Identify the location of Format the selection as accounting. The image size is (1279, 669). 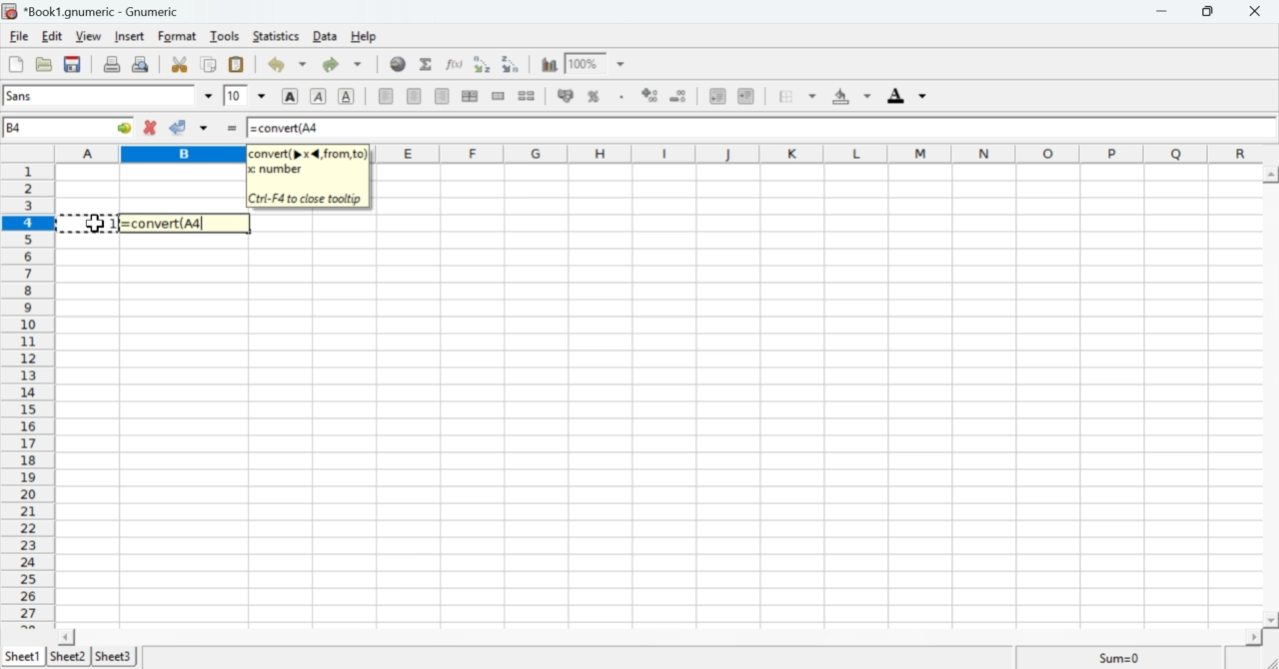
(566, 96).